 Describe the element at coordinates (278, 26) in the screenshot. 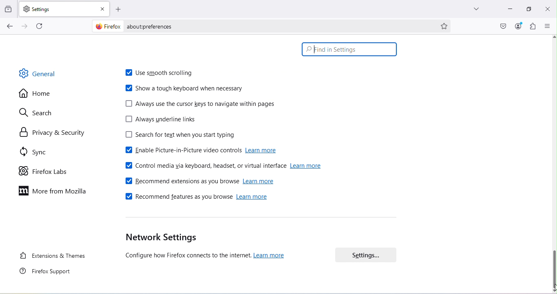

I see `Address bar` at that location.